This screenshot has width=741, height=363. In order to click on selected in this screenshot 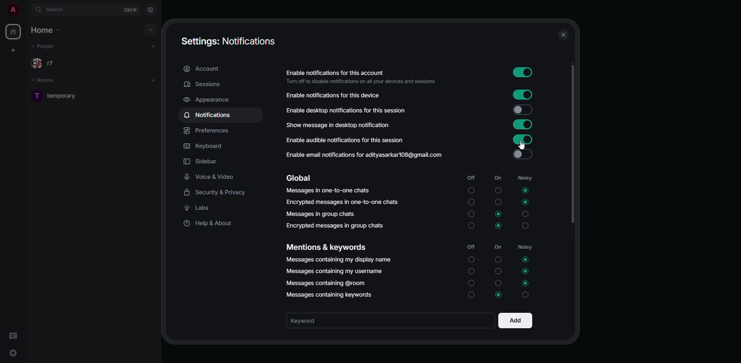, I will do `click(525, 191)`.